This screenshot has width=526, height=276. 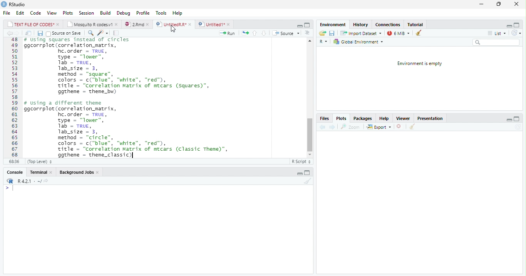 What do you see at coordinates (90, 33) in the screenshot?
I see `find/replace` at bounding box center [90, 33].